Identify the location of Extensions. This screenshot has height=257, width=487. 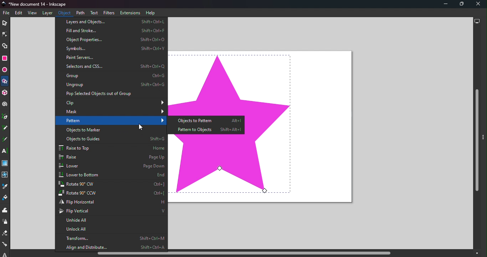
(132, 13).